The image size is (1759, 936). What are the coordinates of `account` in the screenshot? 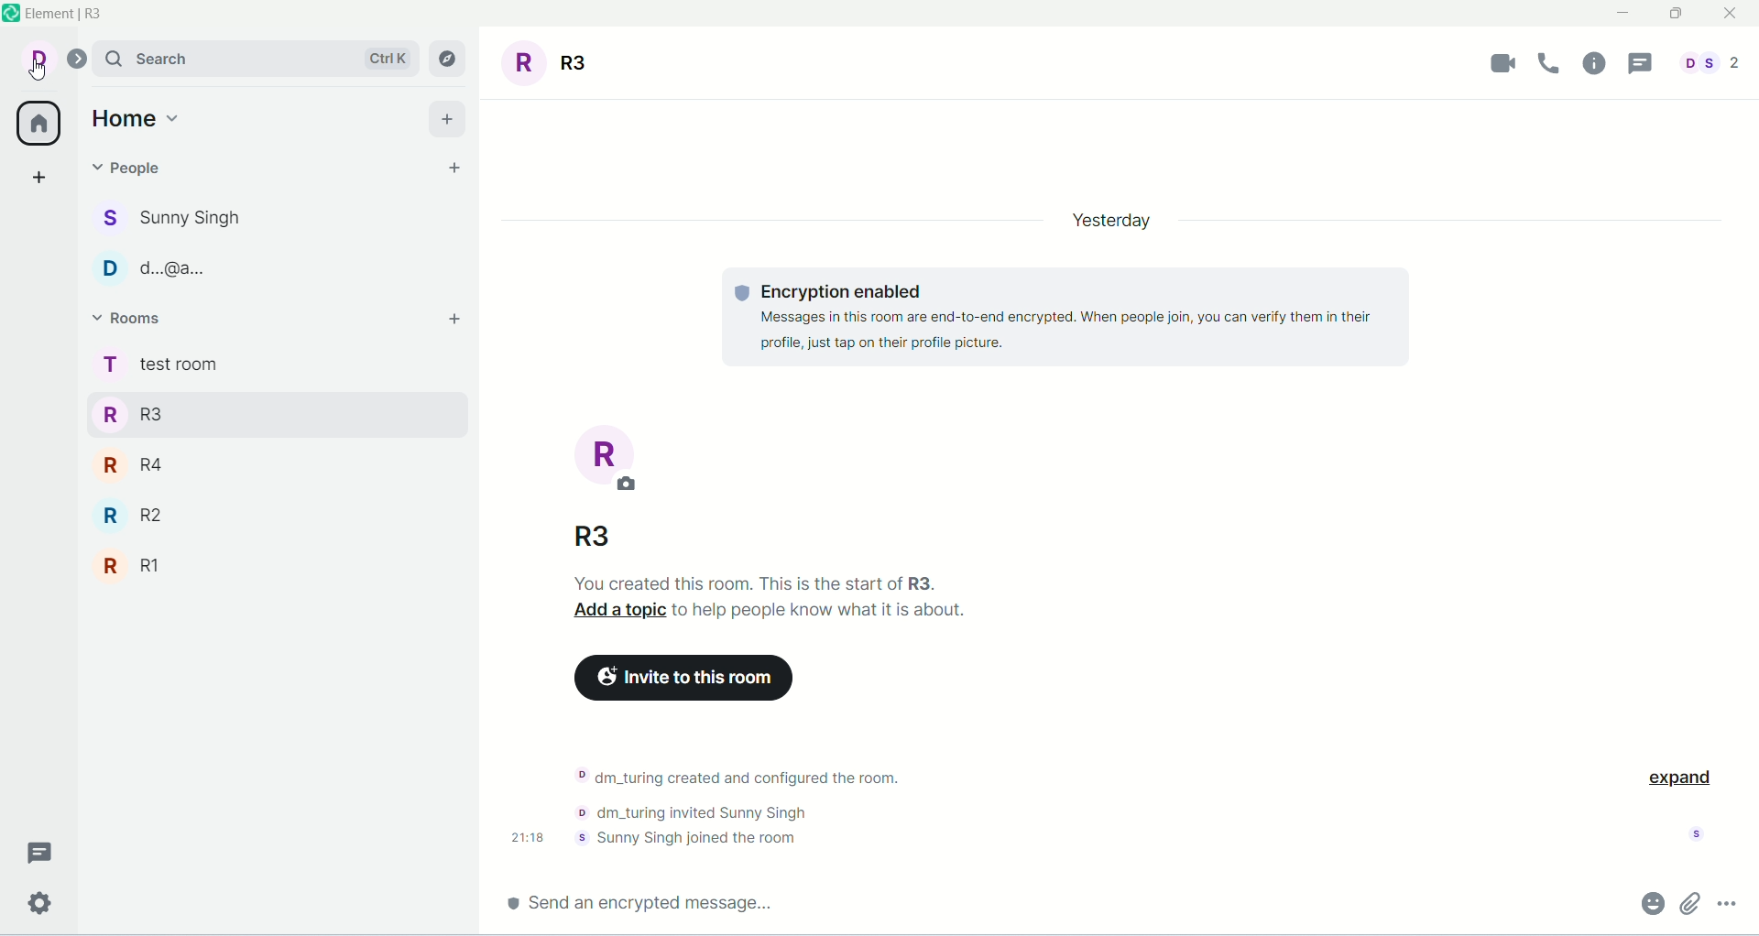 It's located at (51, 60).